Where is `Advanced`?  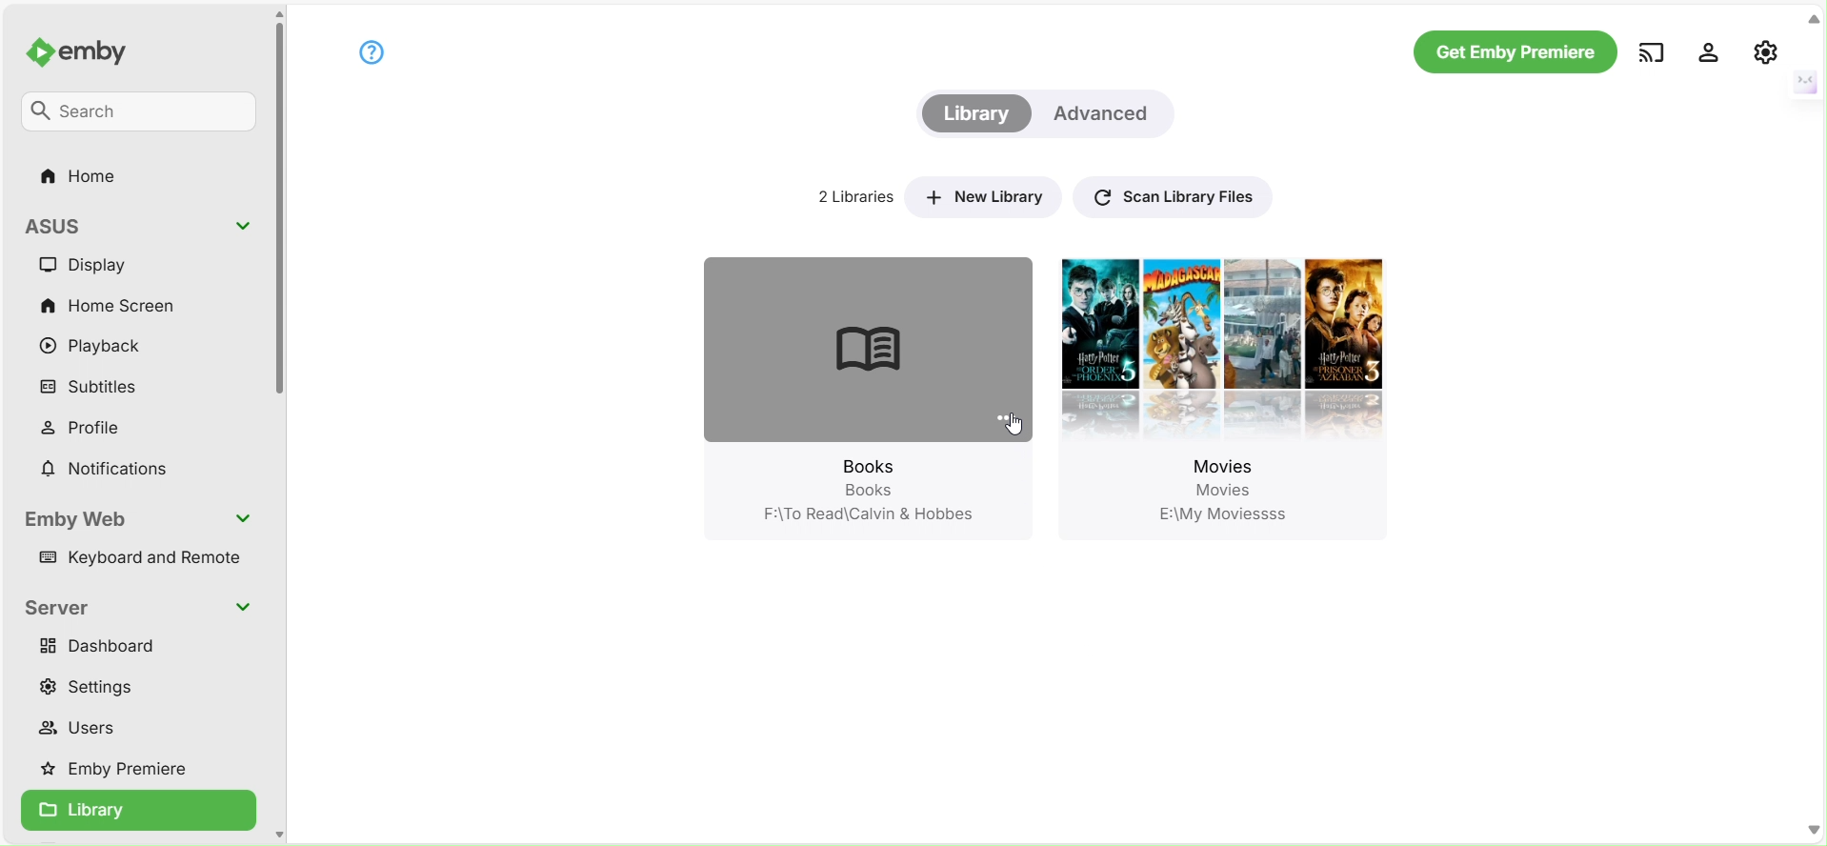 Advanced is located at coordinates (1106, 113).